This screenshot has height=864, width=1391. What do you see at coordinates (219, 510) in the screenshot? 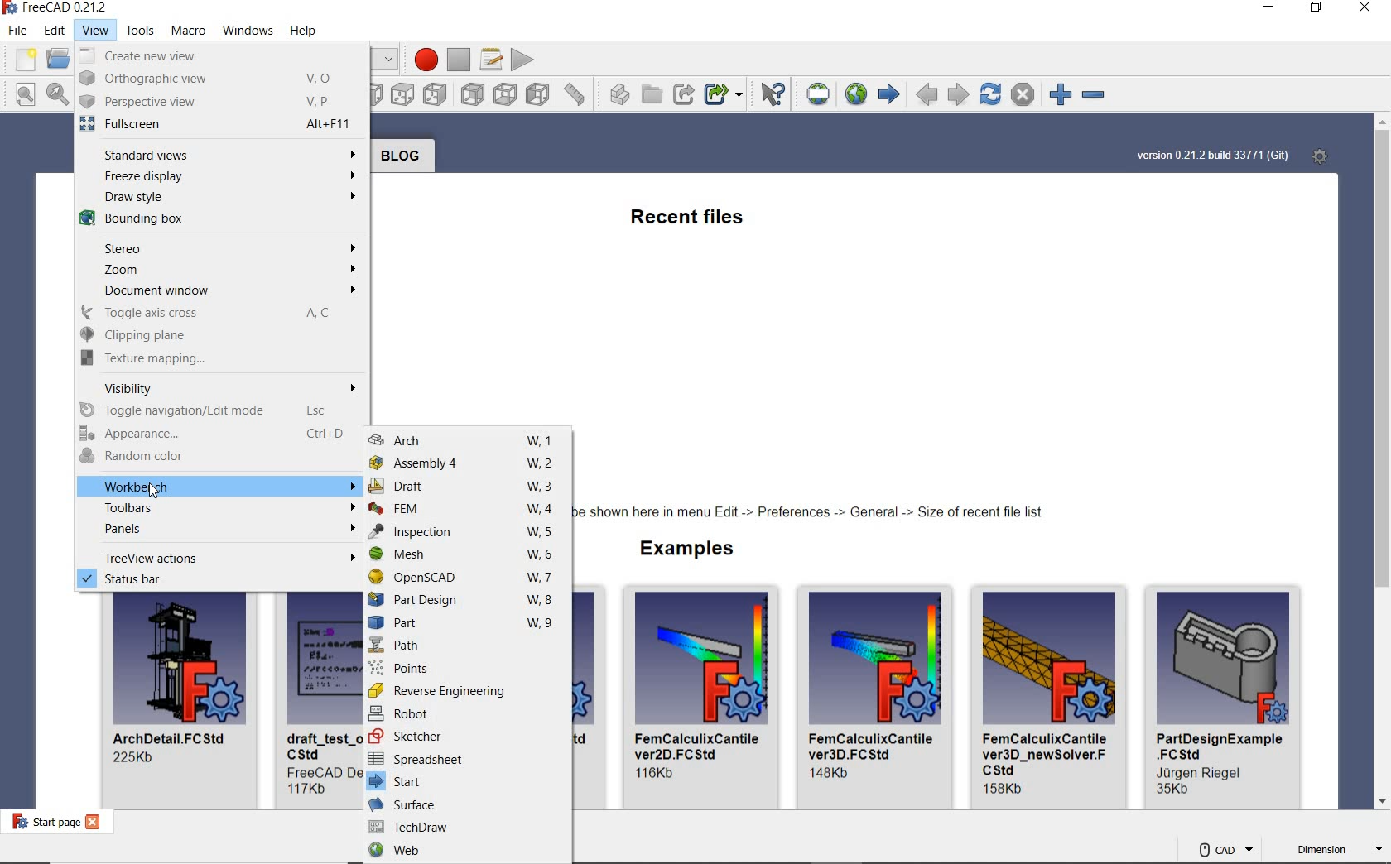
I see `toolbars` at bounding box center [219, 510].